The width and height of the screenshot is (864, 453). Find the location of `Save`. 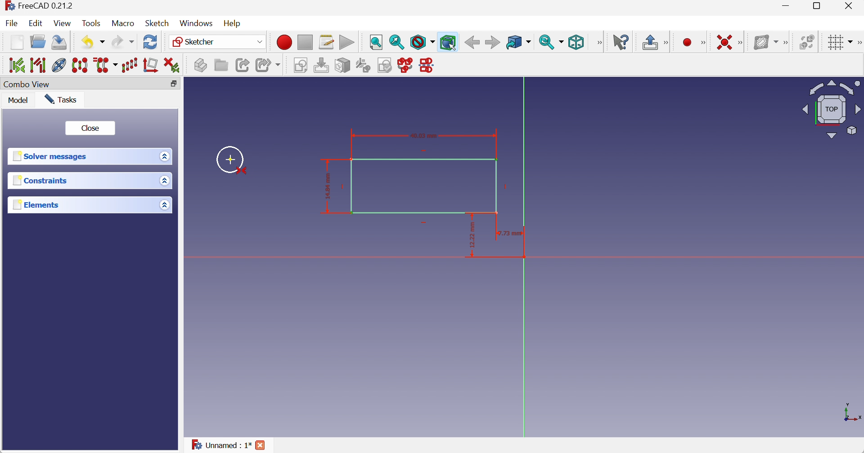

Save is located at coordinates (58, 43).